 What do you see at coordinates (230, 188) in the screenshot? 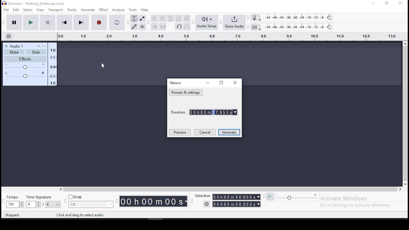
I see `scroll bar` at bounding box center [230, 188].